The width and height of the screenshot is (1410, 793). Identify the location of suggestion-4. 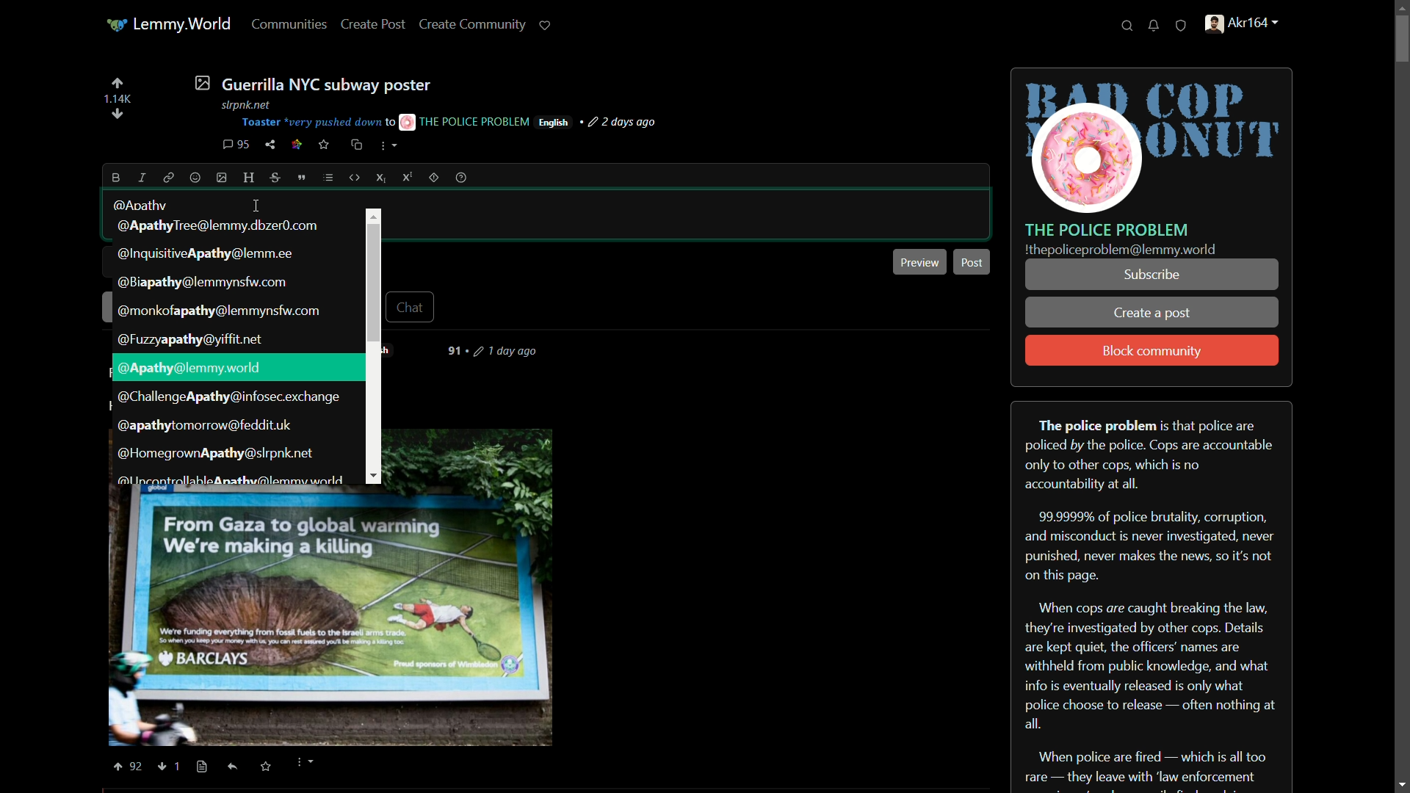
(221, 311).